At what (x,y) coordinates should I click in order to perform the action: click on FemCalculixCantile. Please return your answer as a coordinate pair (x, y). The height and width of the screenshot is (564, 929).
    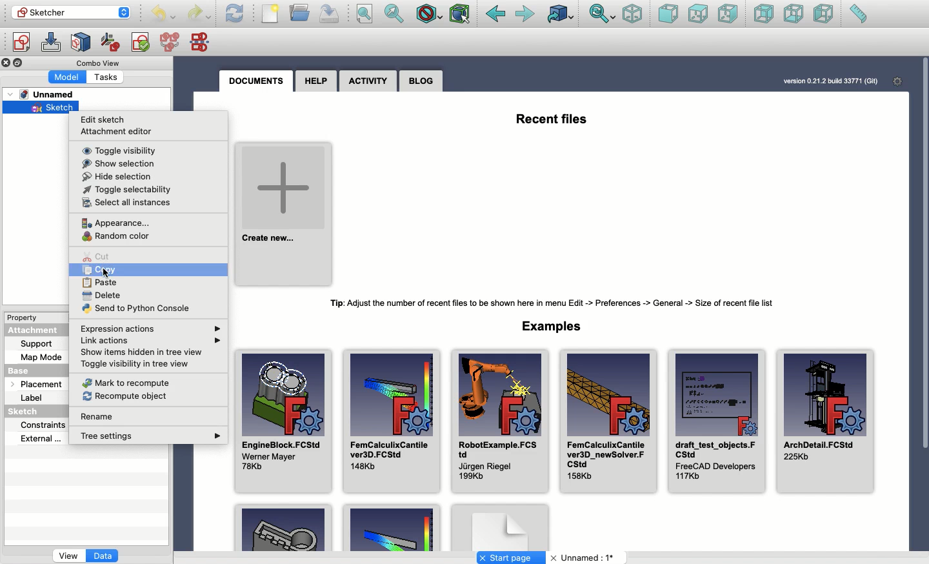
    Looking at the image, I should click on (391, 419).